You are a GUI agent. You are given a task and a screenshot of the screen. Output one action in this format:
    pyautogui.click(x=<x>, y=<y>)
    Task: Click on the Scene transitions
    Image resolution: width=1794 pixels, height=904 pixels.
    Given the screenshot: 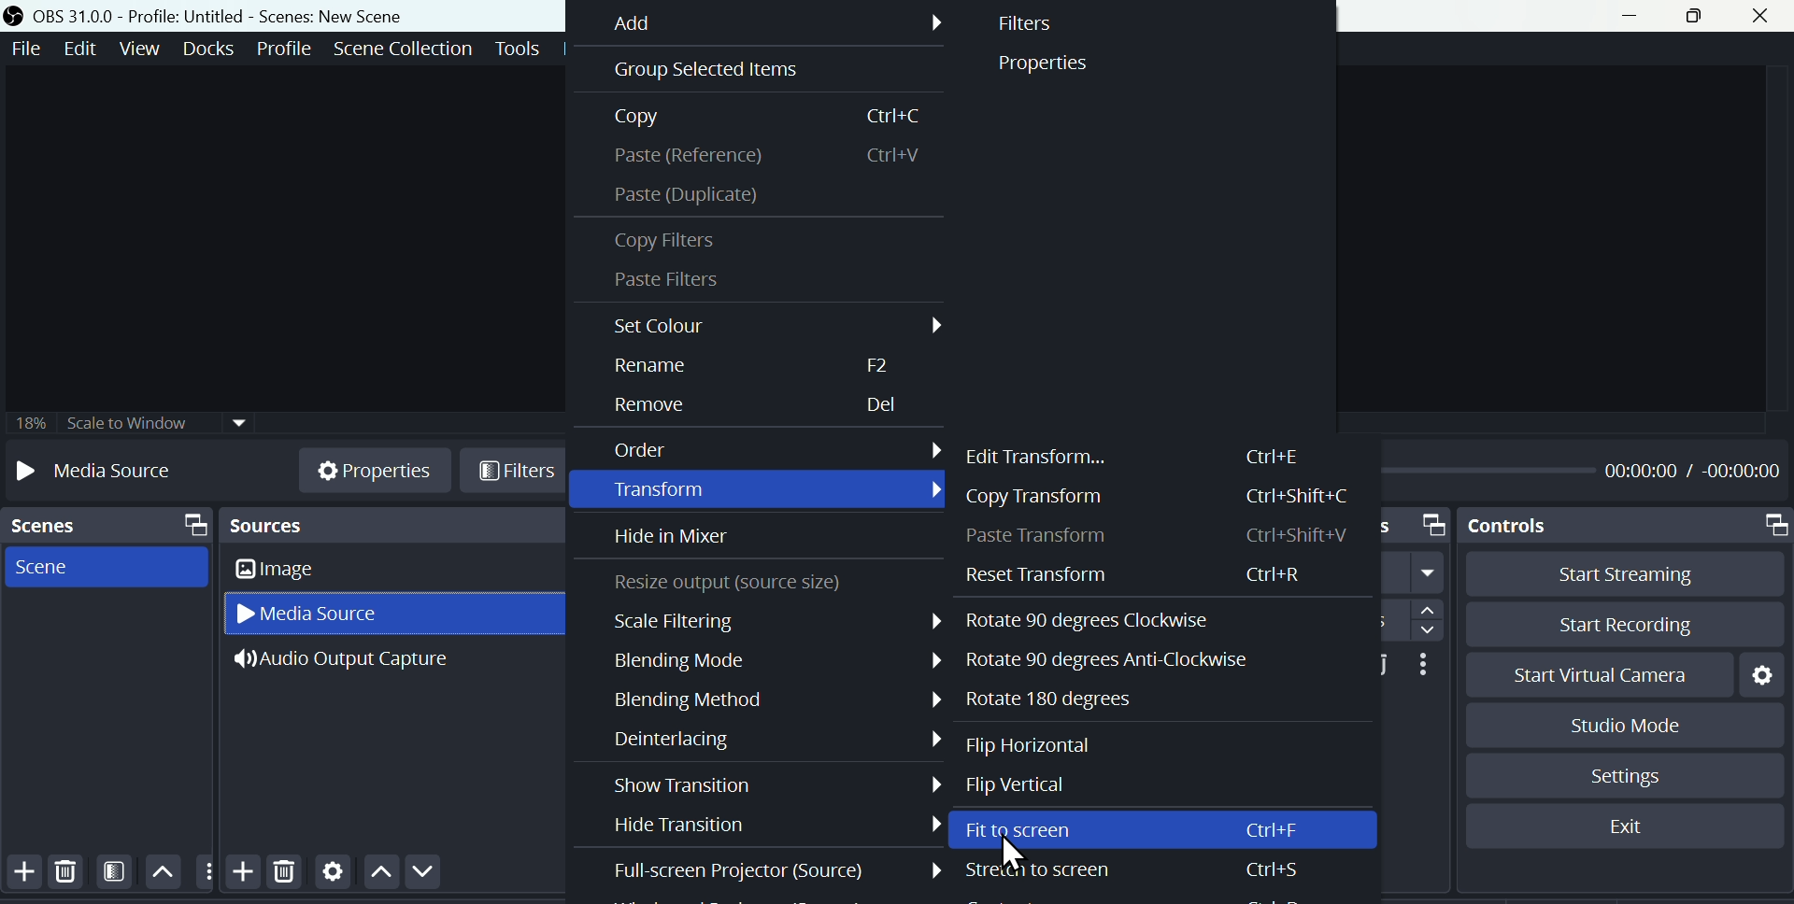 What is the action you would take?
    pyautogui.click(x=1425, y=524)
    